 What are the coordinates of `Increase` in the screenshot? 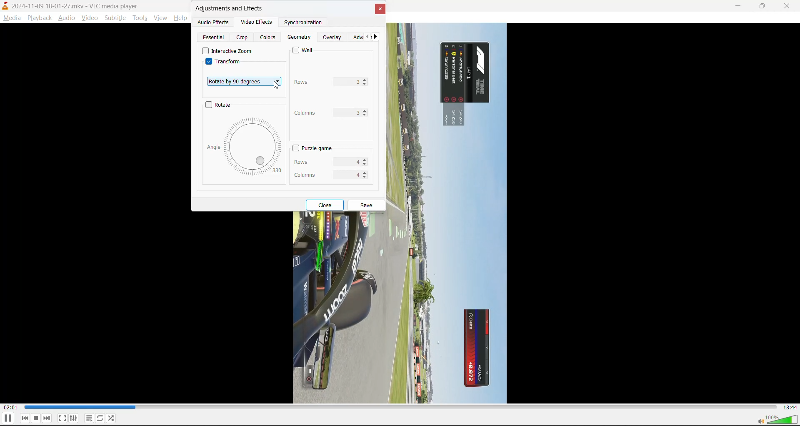 It's located at (365, 172).